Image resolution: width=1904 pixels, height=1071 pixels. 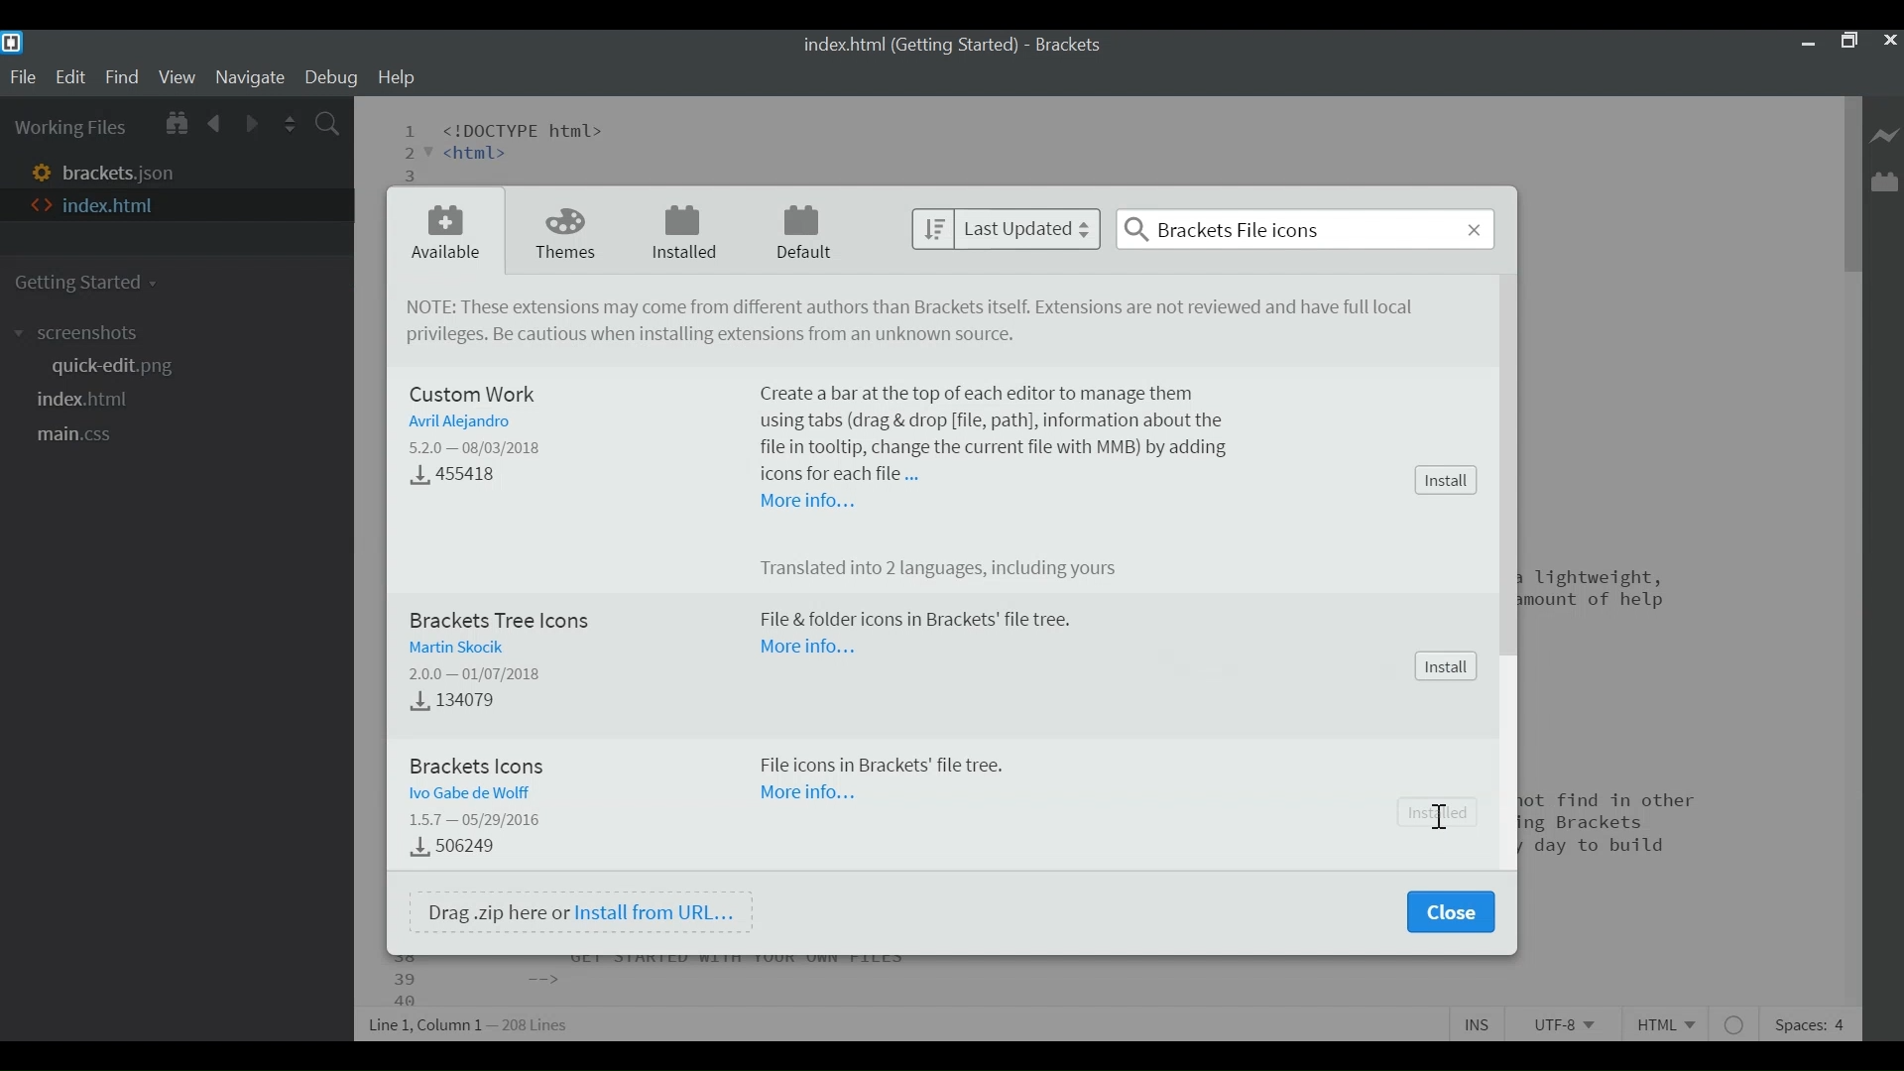 I want to click on Text cursor, so click(x=1436, y=814).